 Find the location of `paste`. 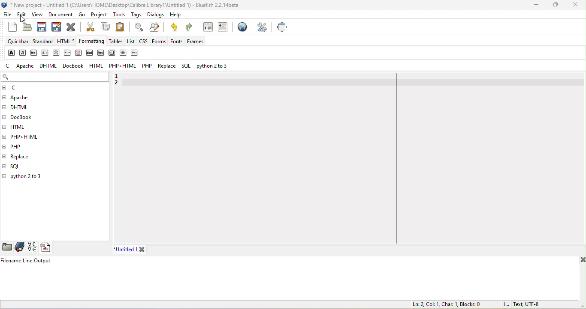

paste is located at coordinates (122, 29).